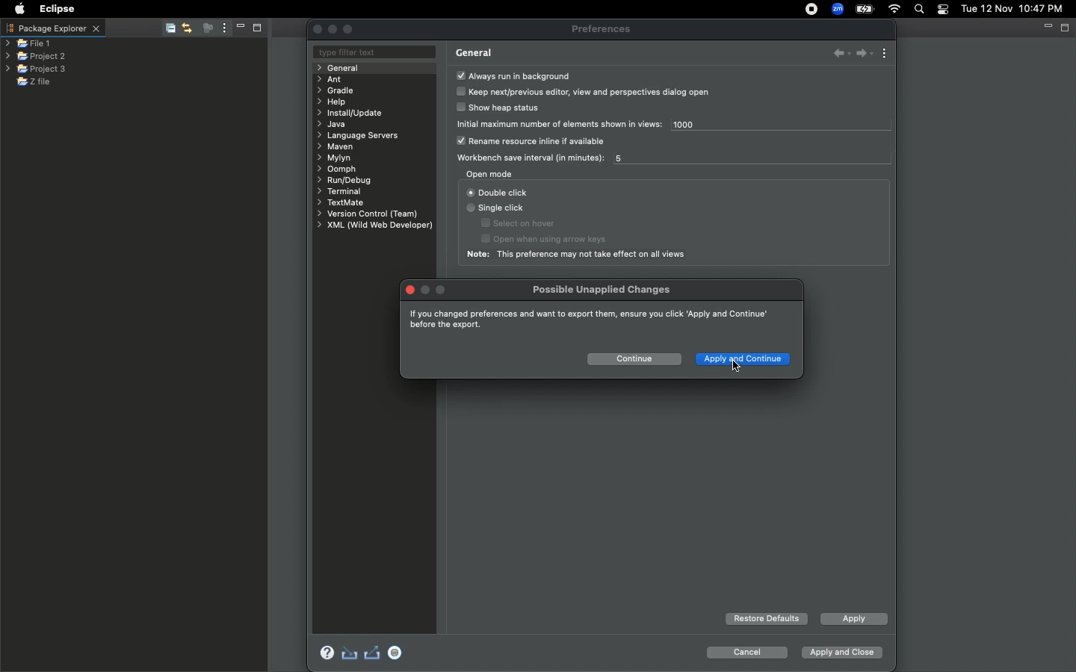  I want to click on Help, so click(323, 651).